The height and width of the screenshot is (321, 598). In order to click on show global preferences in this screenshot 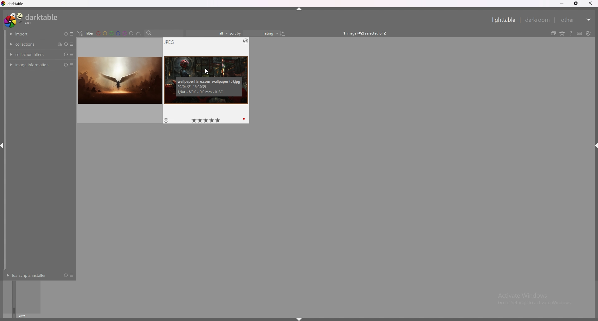, I will do `click(588, 33)`.